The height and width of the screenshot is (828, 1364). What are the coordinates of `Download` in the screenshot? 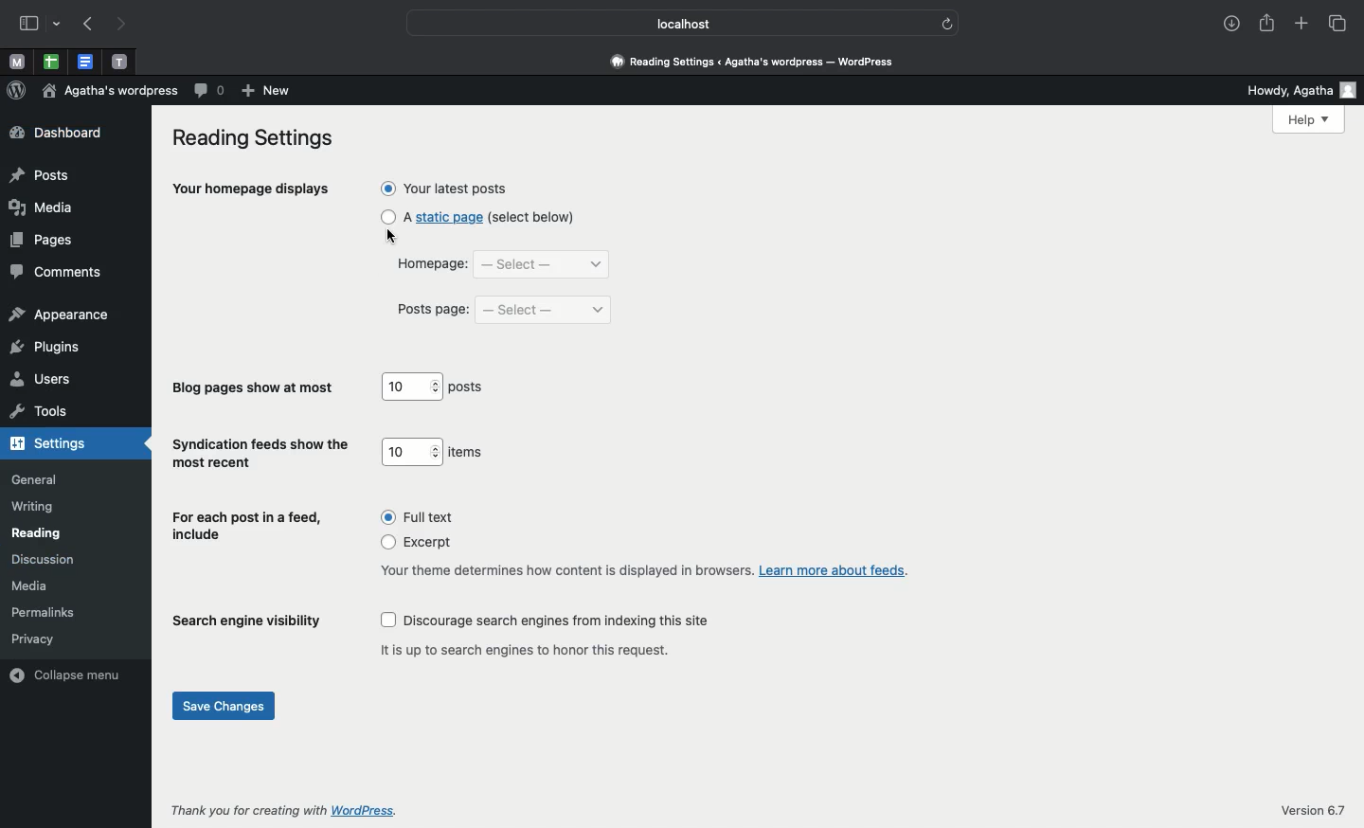 It's located at (1227, 21).